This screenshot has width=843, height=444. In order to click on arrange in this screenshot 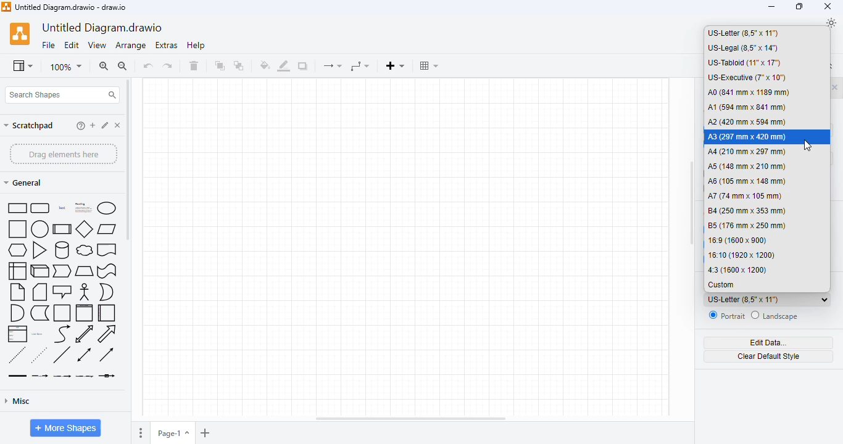, I will do `click(131, 46)`.